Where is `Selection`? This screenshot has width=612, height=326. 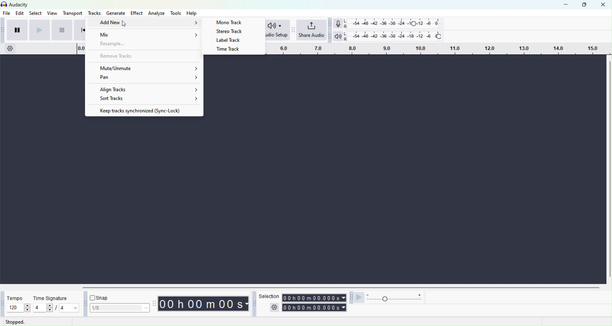 Selection is located at coordinates (270, 301).